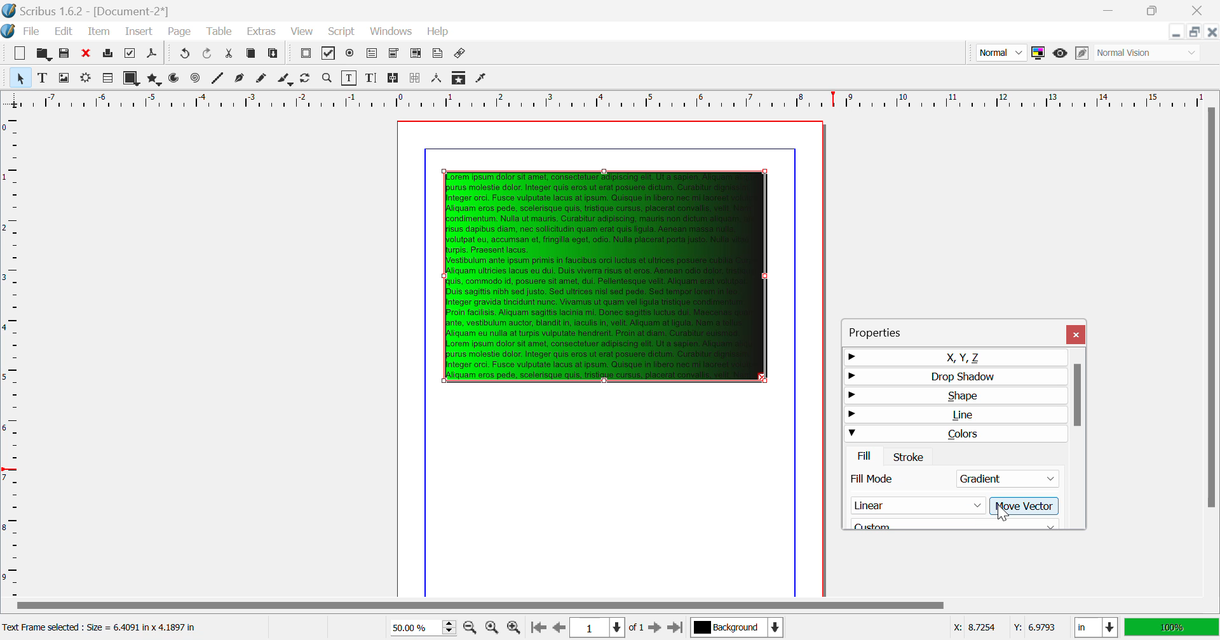  What do you see at coordinates (372, 54) in the screenshot?
I see `Pdf Text Fields` at bounding box center [372, 54].